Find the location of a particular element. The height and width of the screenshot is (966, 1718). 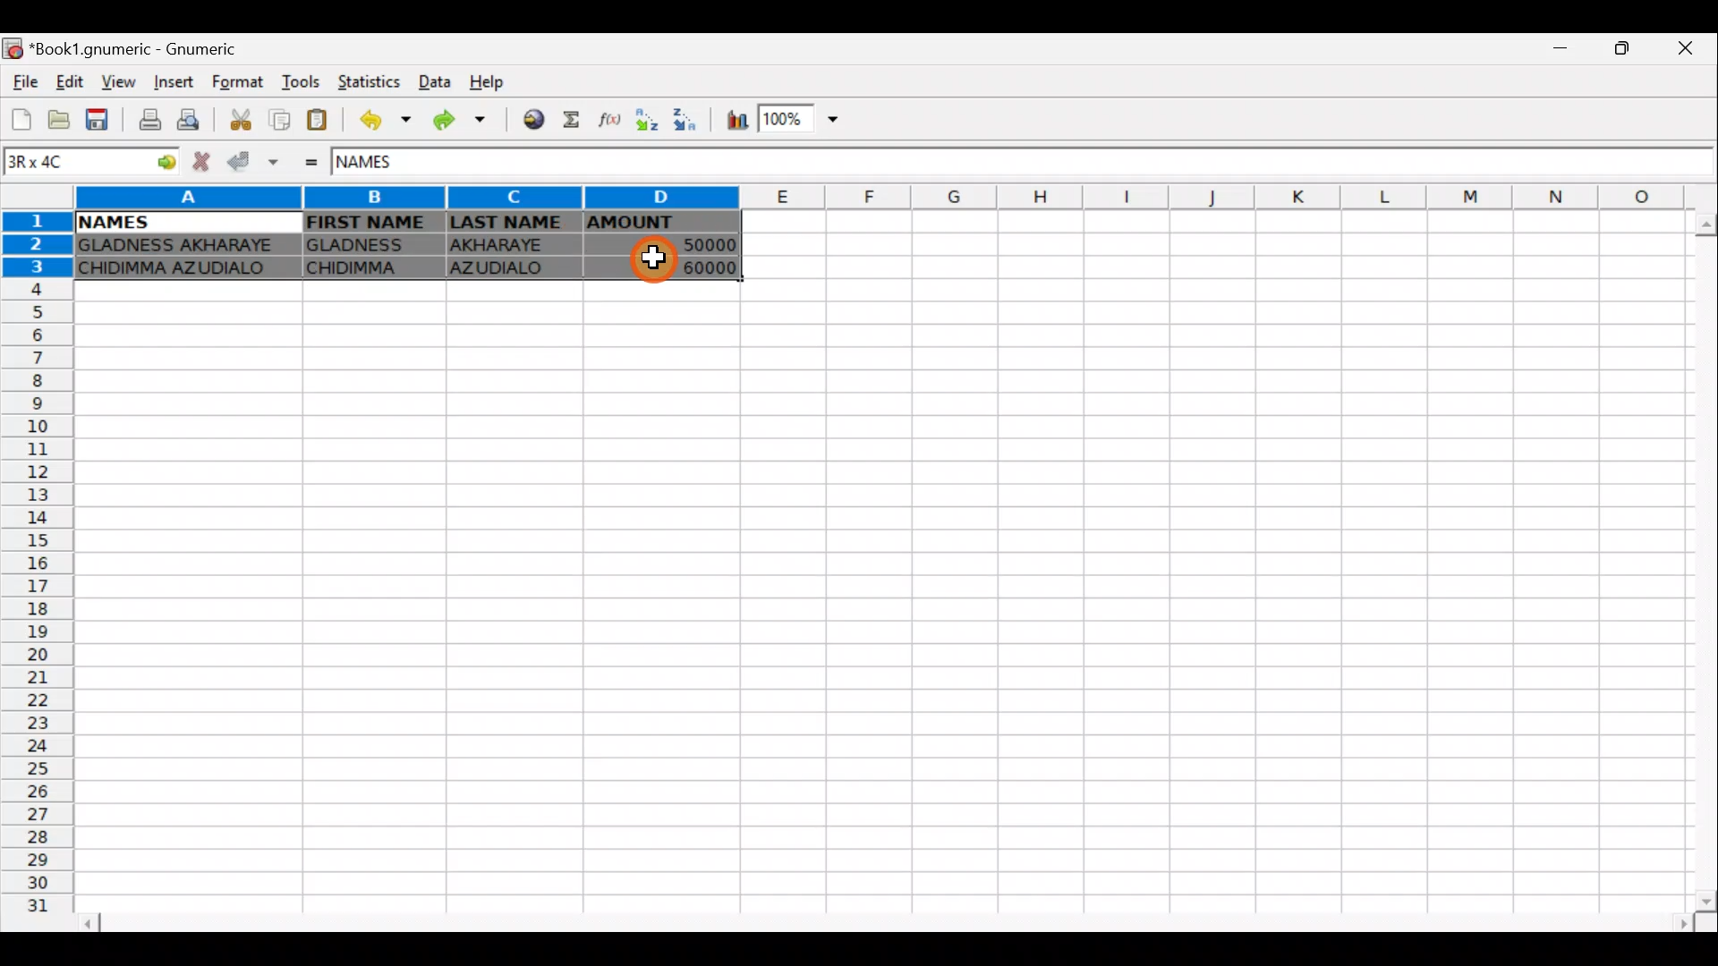

Copy selection is located at coordinates (279, 121).